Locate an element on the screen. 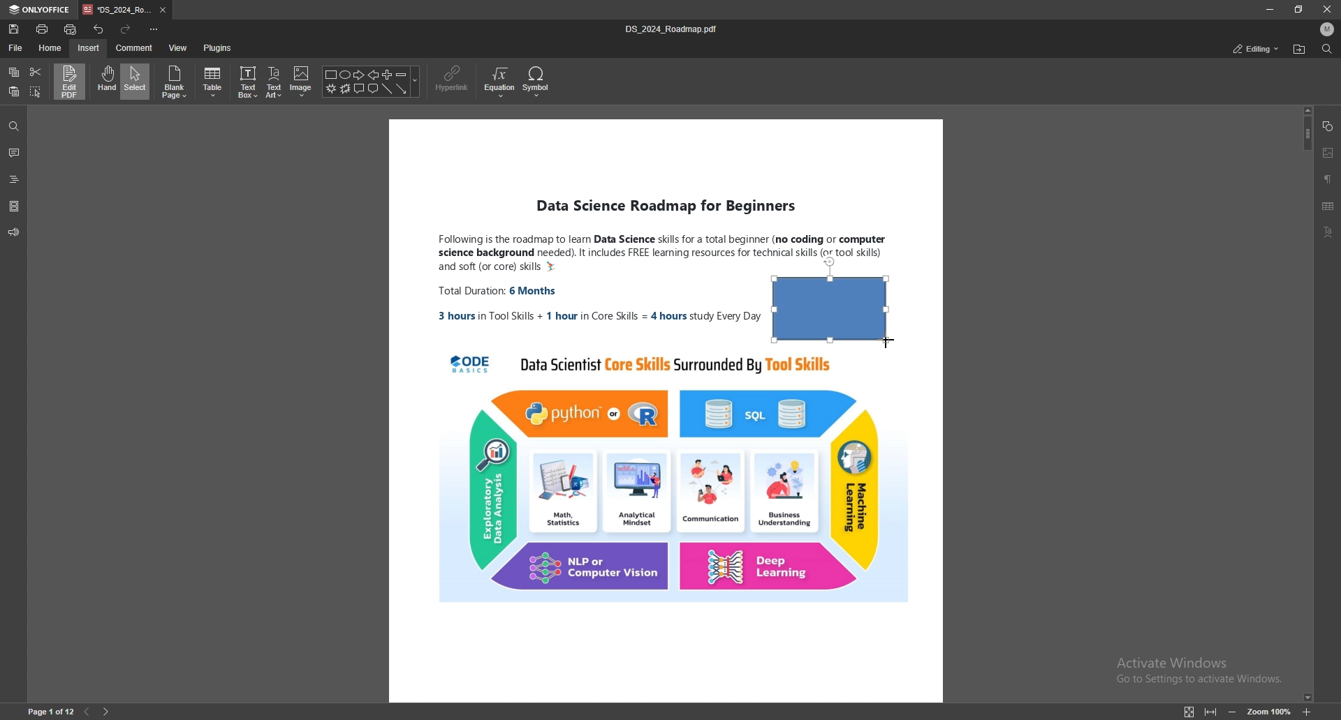  home is located at coordinates (51, 48).